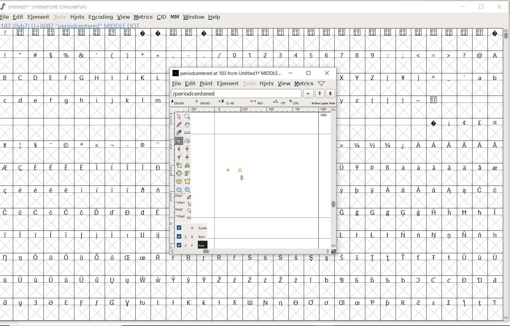 This screenshot has width=510, height=326. What do you see at coordinates (187, 133) in the screenshot?
I see `measure a distance, angle between points` at bounding box center [187, 133].